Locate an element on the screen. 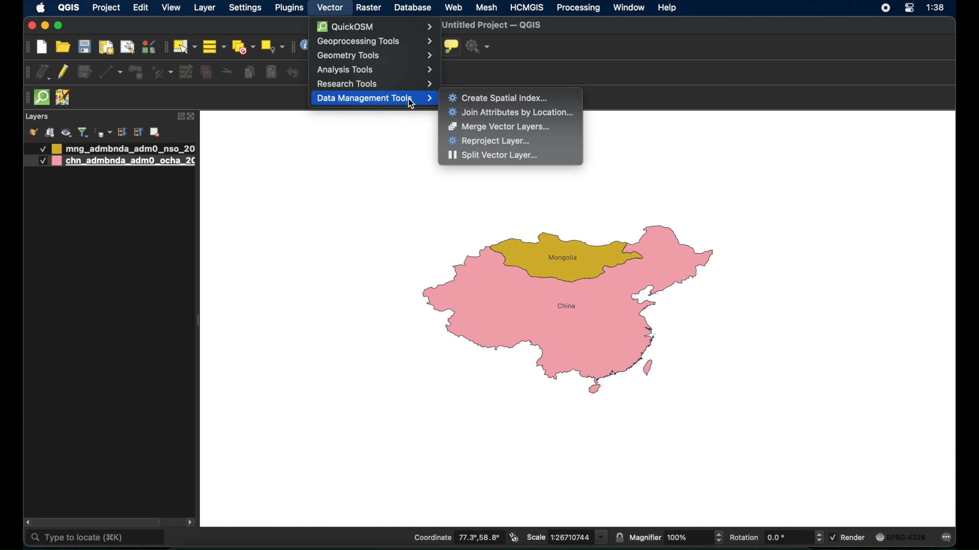 The image size is (979, 550). layer is located at coordinates (205, 8).